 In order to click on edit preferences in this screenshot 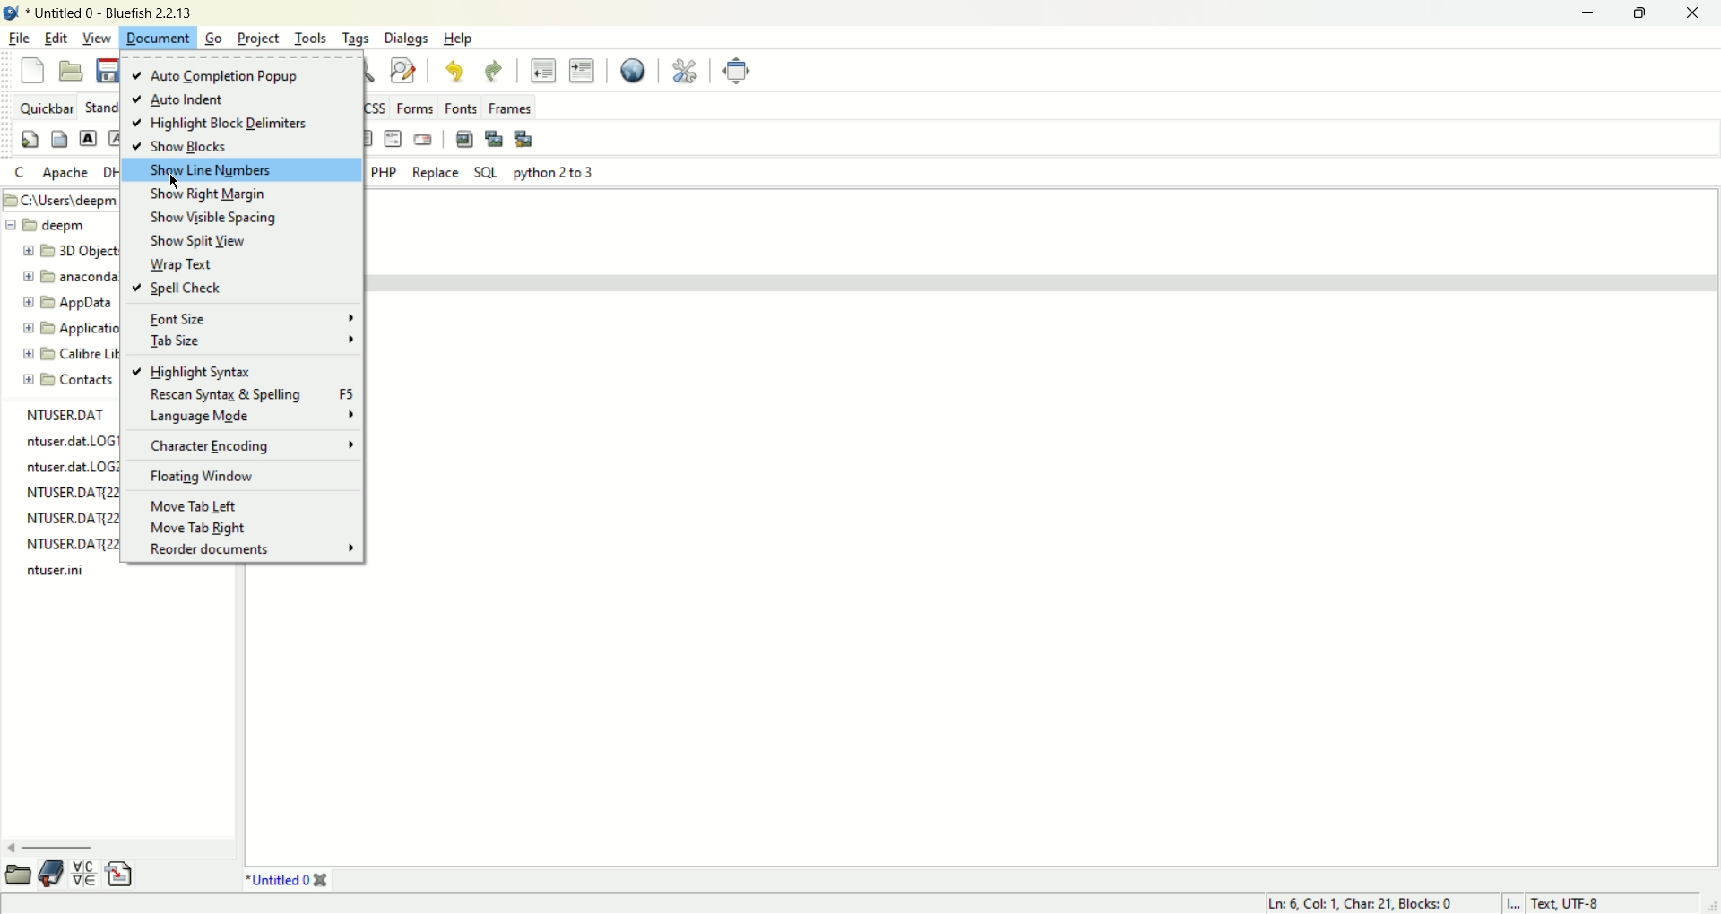, I will do `click(685, 70)`.